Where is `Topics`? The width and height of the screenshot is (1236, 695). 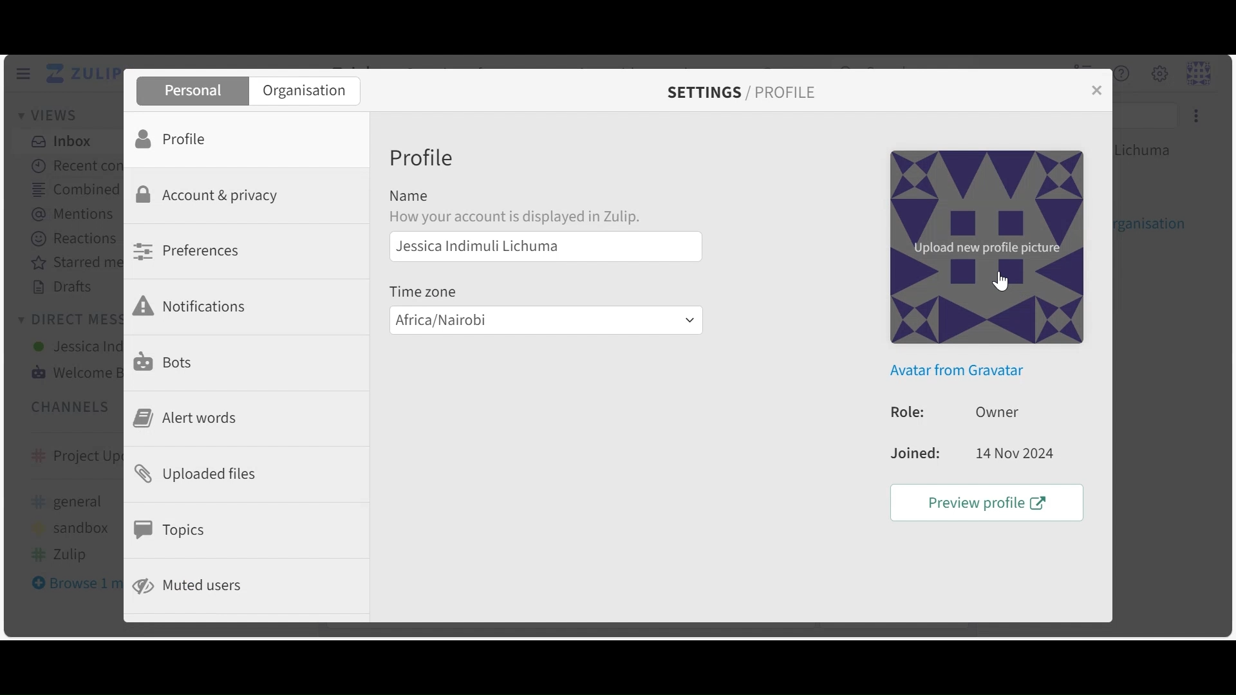
Topics is located at coordinates (173, 528).